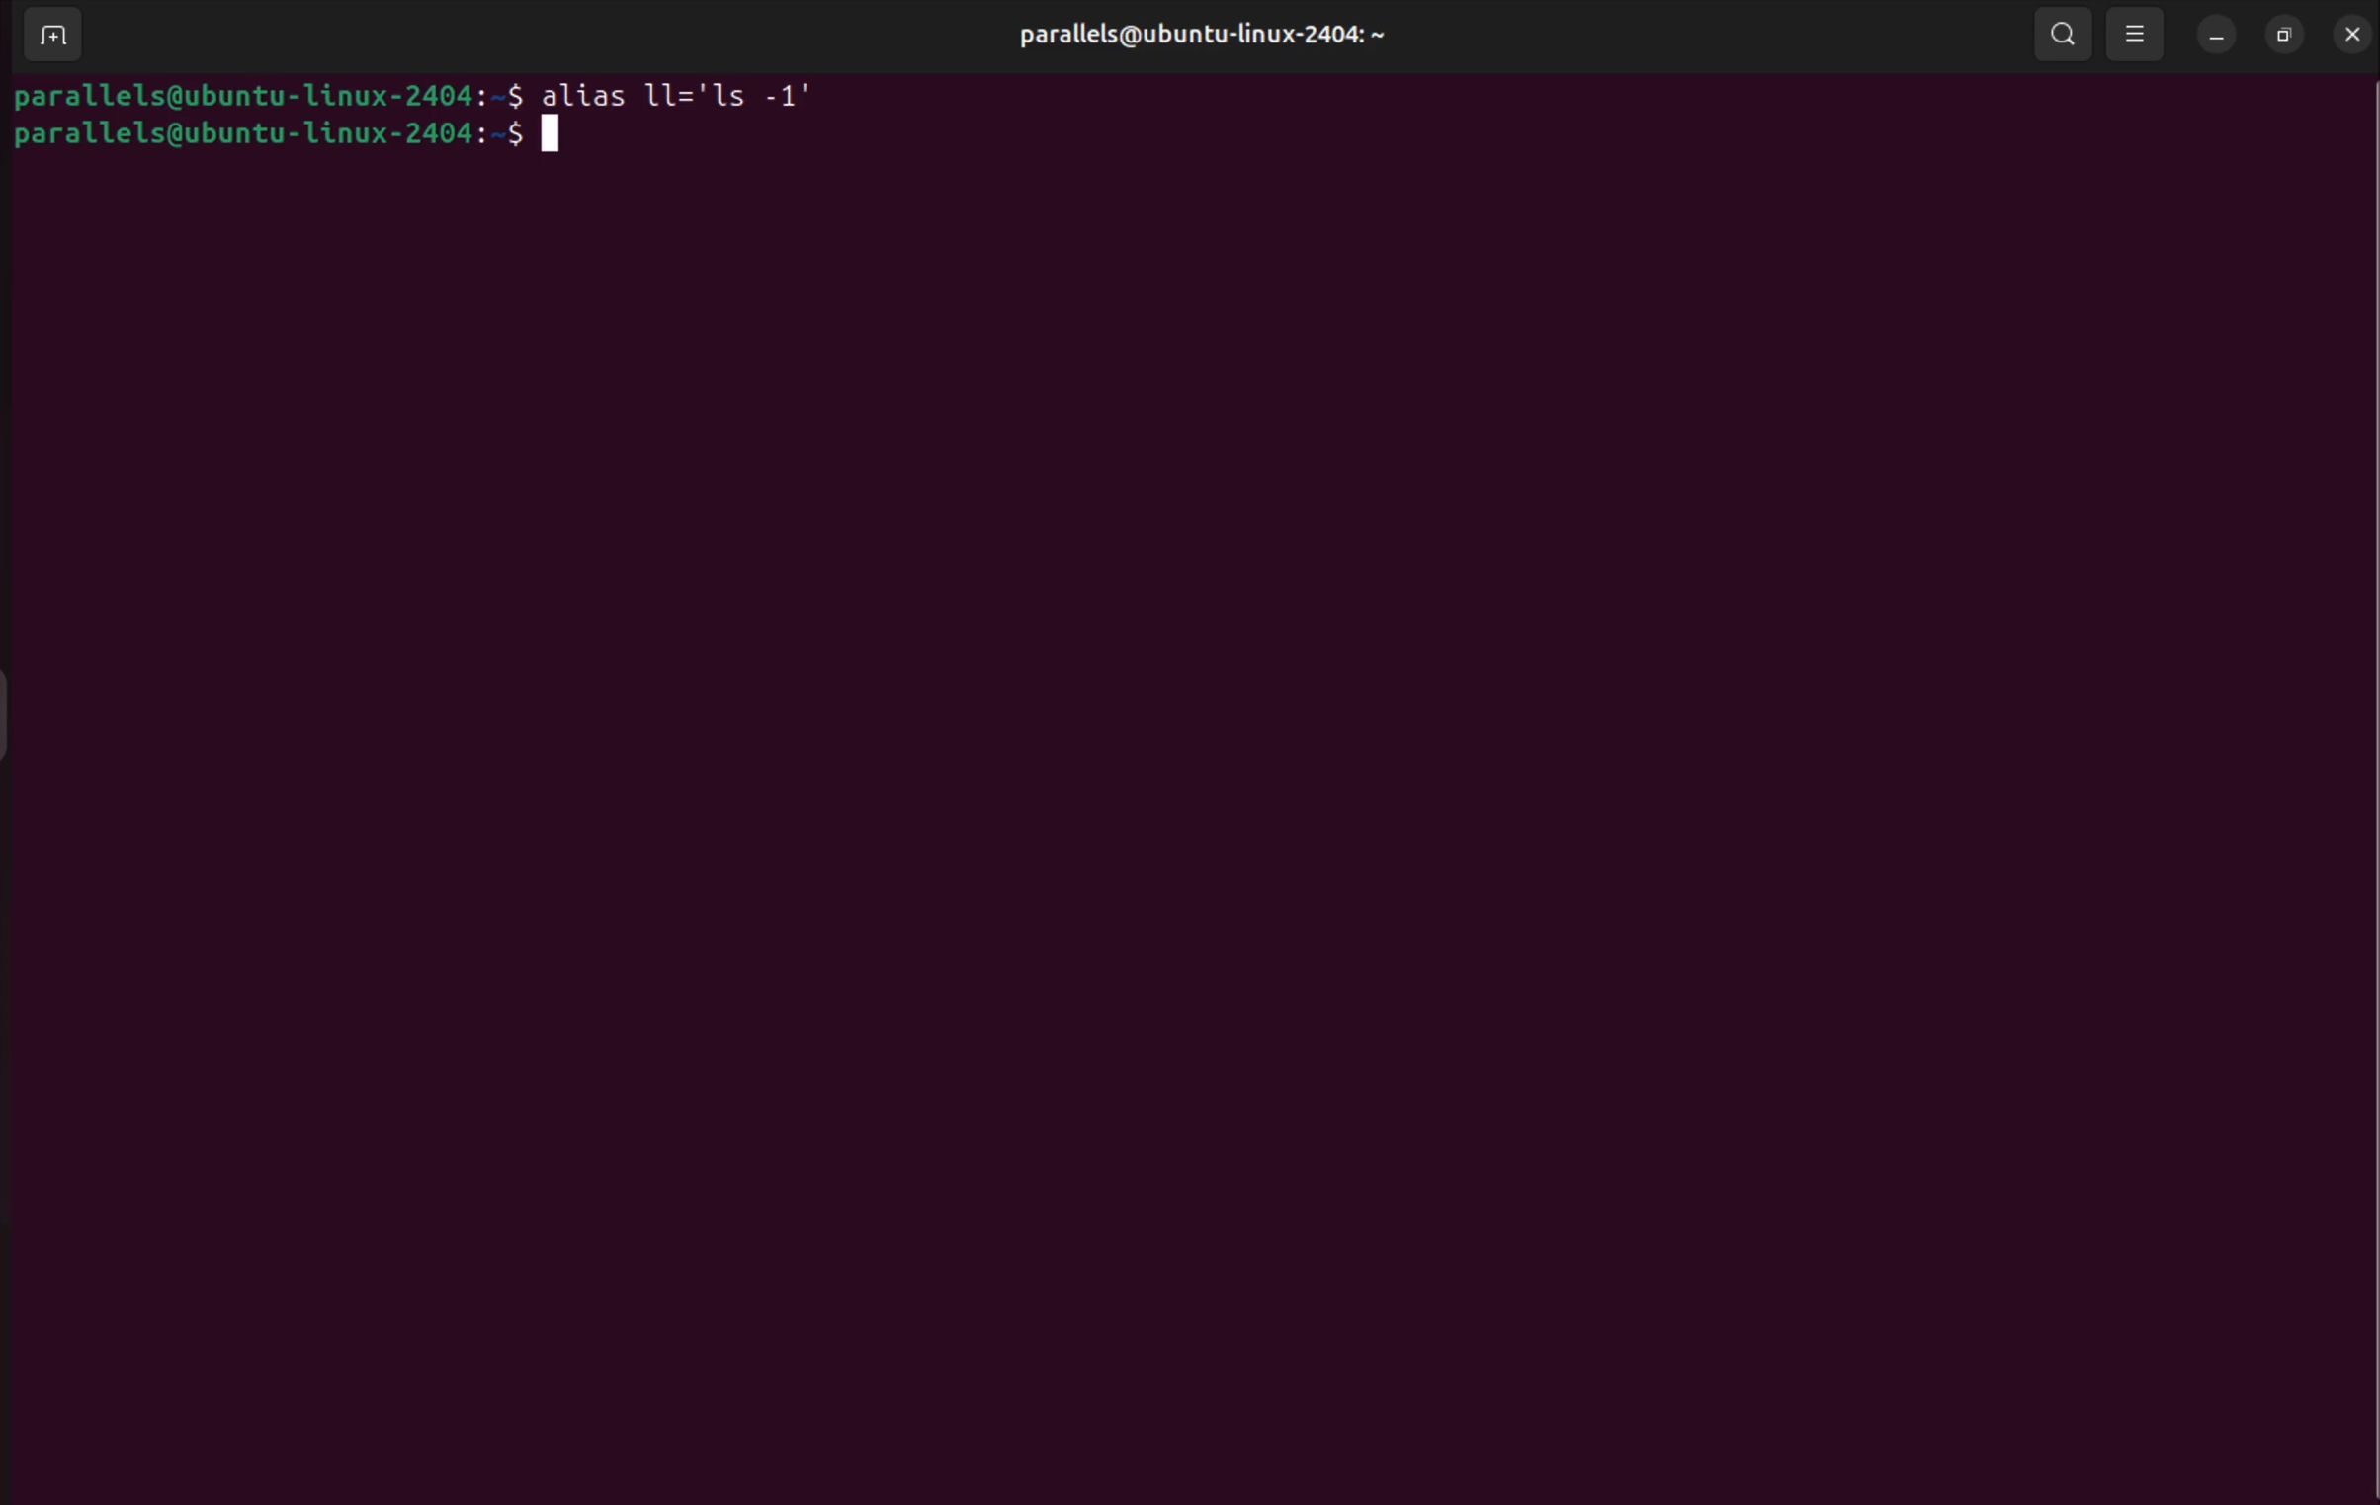  I want to click on search , so click(2064, 33).